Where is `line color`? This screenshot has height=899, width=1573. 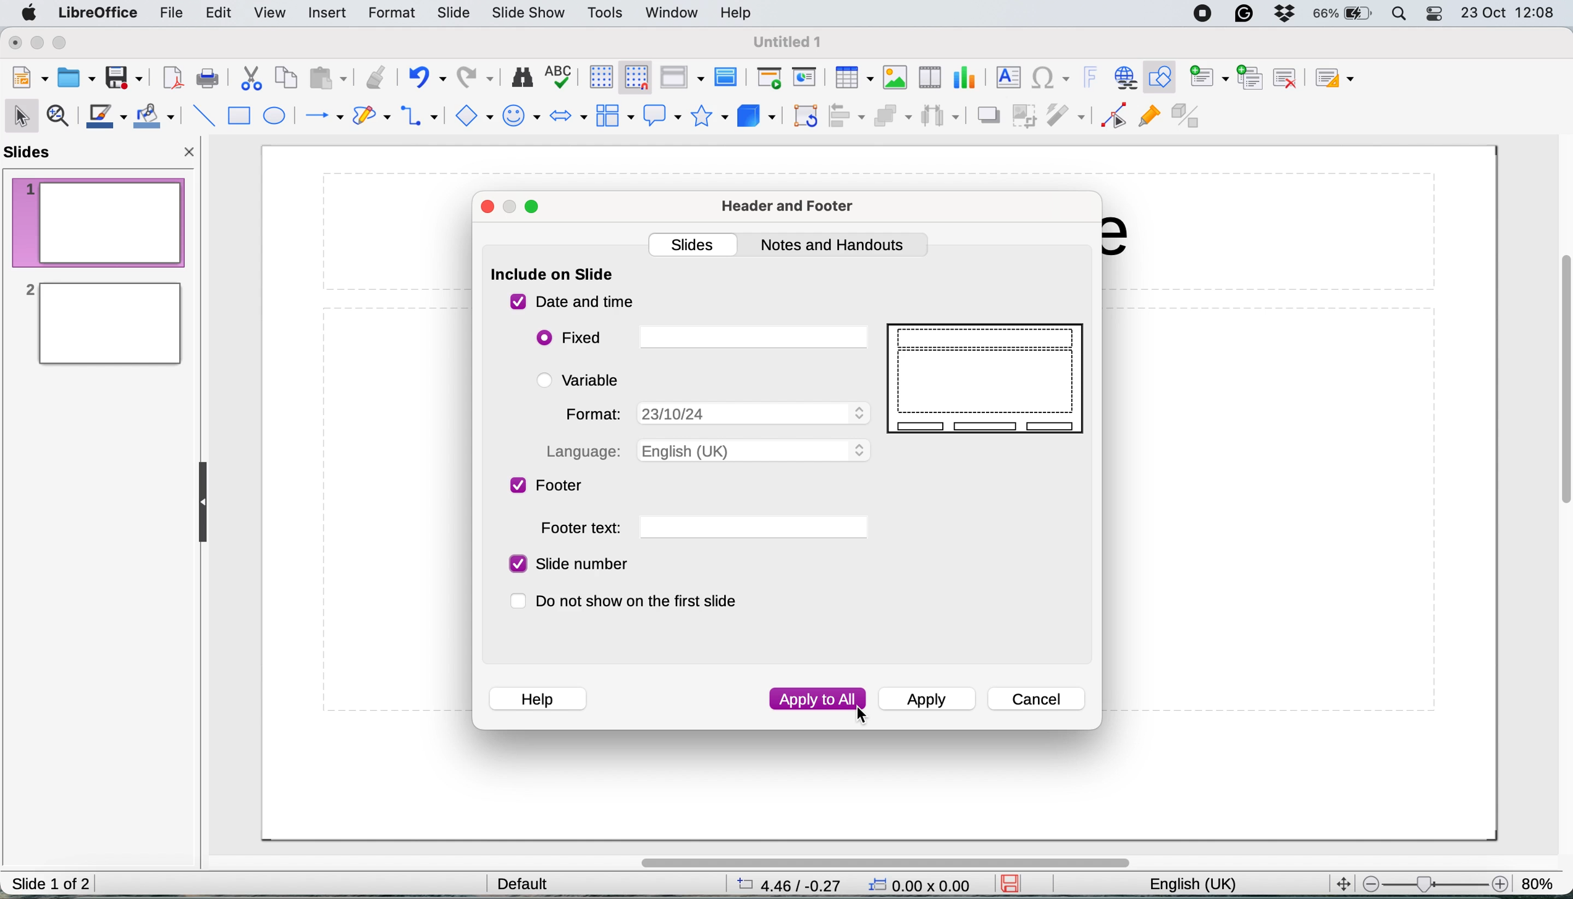 line color is located at coordinates (106, 117).